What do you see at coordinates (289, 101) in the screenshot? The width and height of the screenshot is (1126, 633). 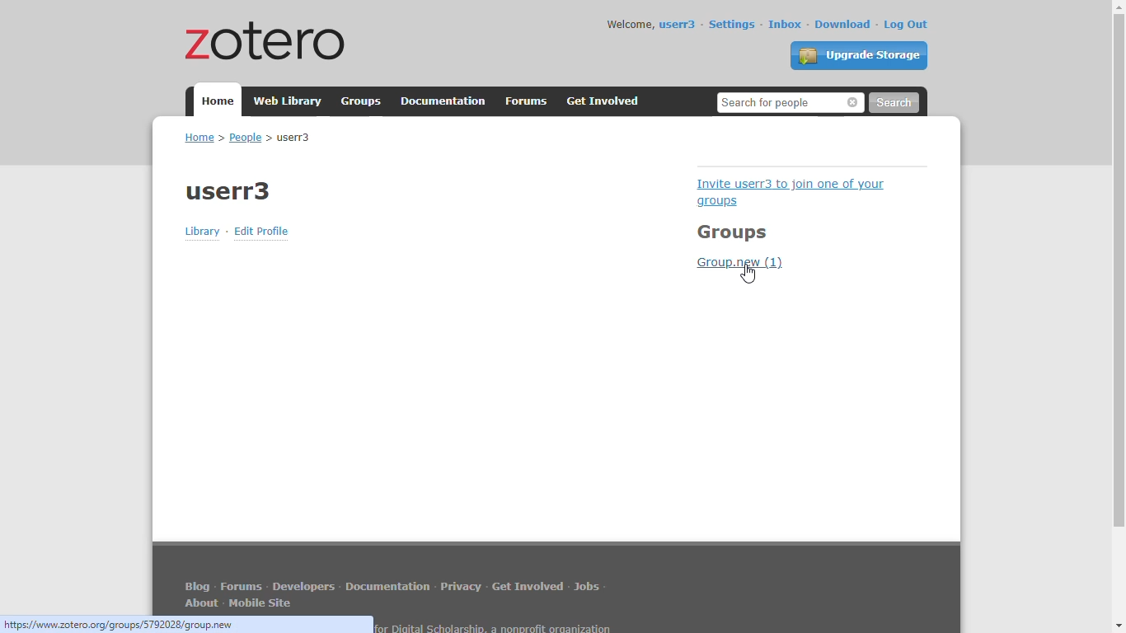 I see `web library` at bounding box center [289, 101].